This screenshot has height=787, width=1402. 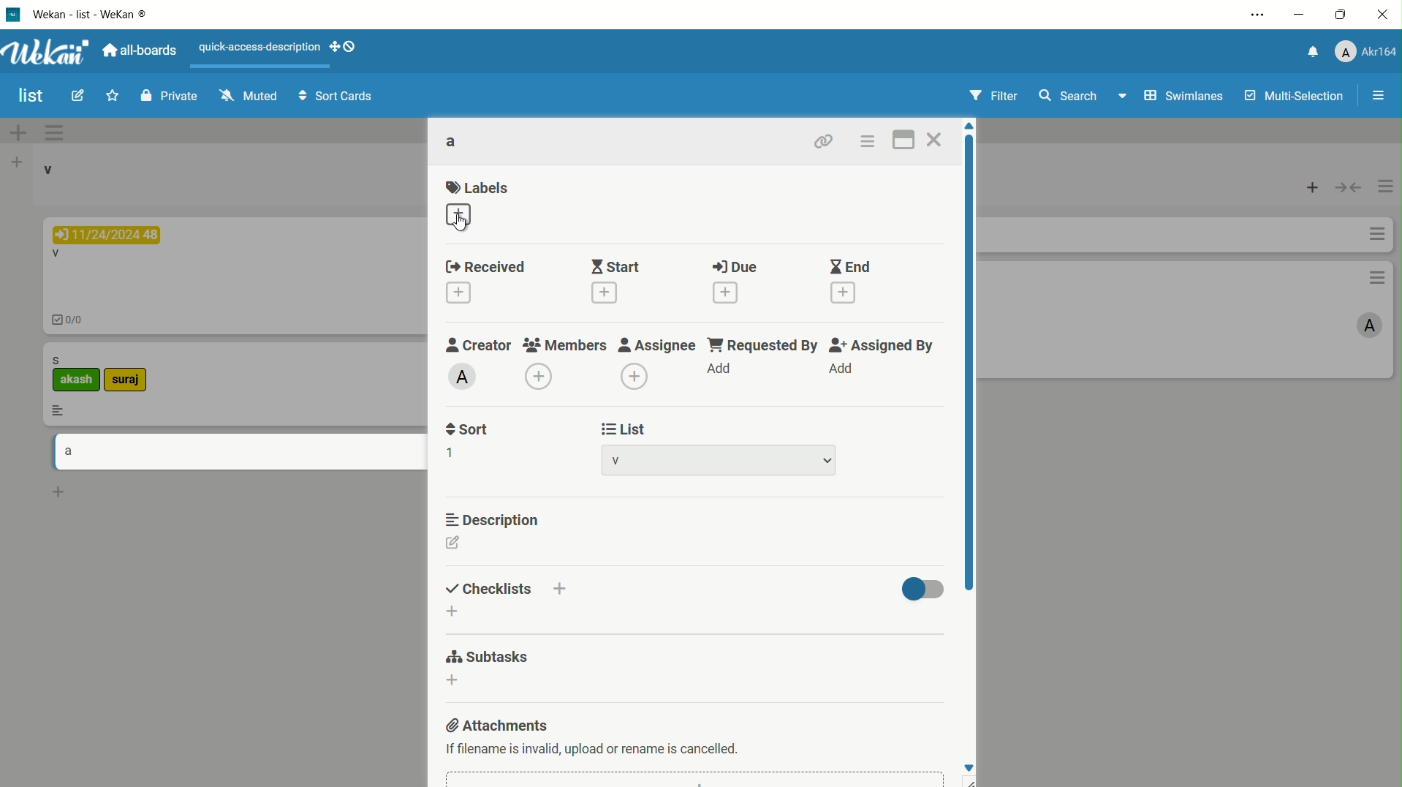 What do you see at coordinates (478, 188) in the screenshot?
I see `labels` at bounding box center [478, 188].